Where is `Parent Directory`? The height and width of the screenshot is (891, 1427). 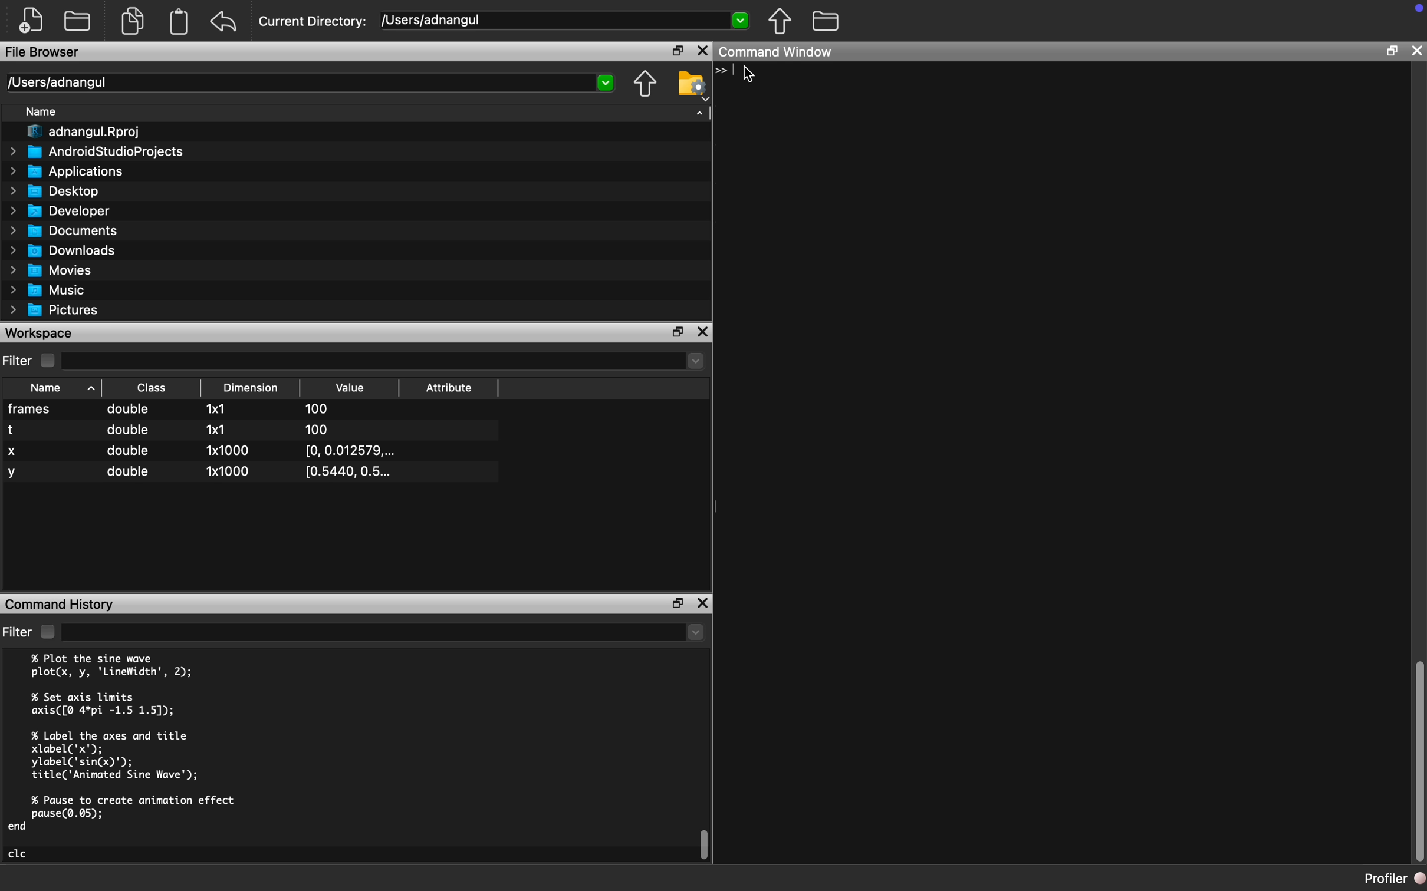 Parent Directory is located at coordinates (645, 85).